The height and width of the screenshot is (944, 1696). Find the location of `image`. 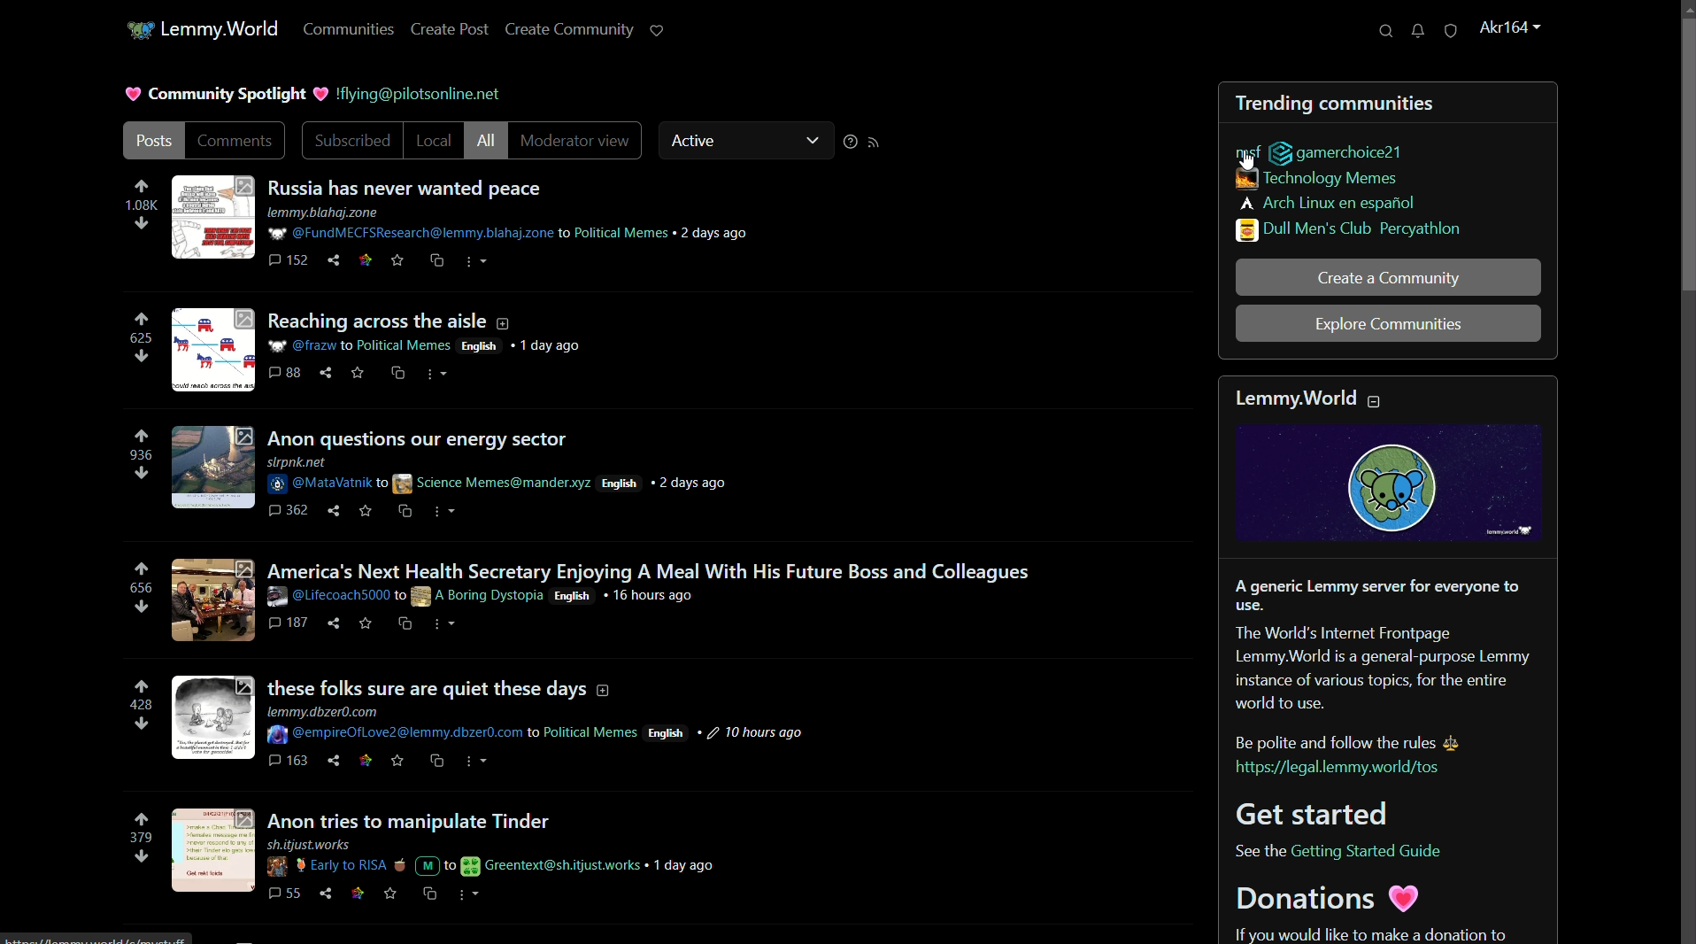

image is located at coordinates (212, 719).